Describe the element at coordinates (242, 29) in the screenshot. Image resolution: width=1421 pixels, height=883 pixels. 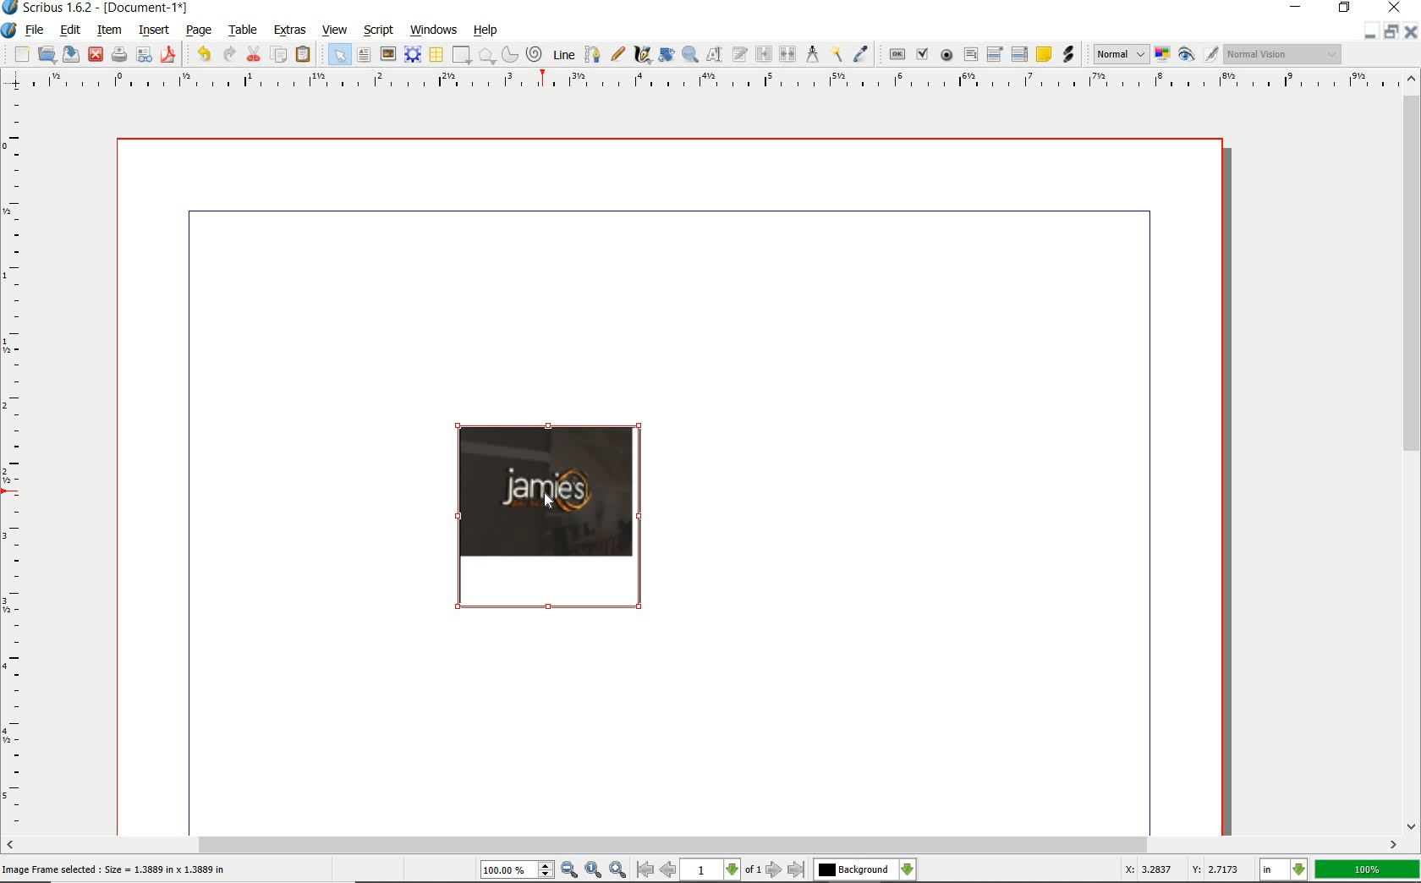
I see `table` at that location.